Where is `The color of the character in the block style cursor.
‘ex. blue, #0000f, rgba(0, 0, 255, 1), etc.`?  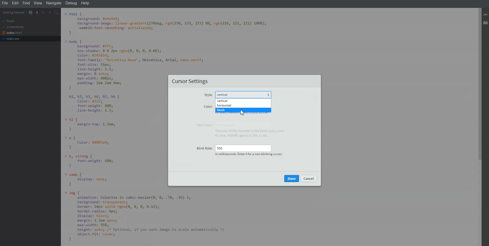
The color of the character in the block style cursor.
‘ex. blue, #0000f, rgba(0, 0, 255, 1), etc. is located at coordinates (253, 133).